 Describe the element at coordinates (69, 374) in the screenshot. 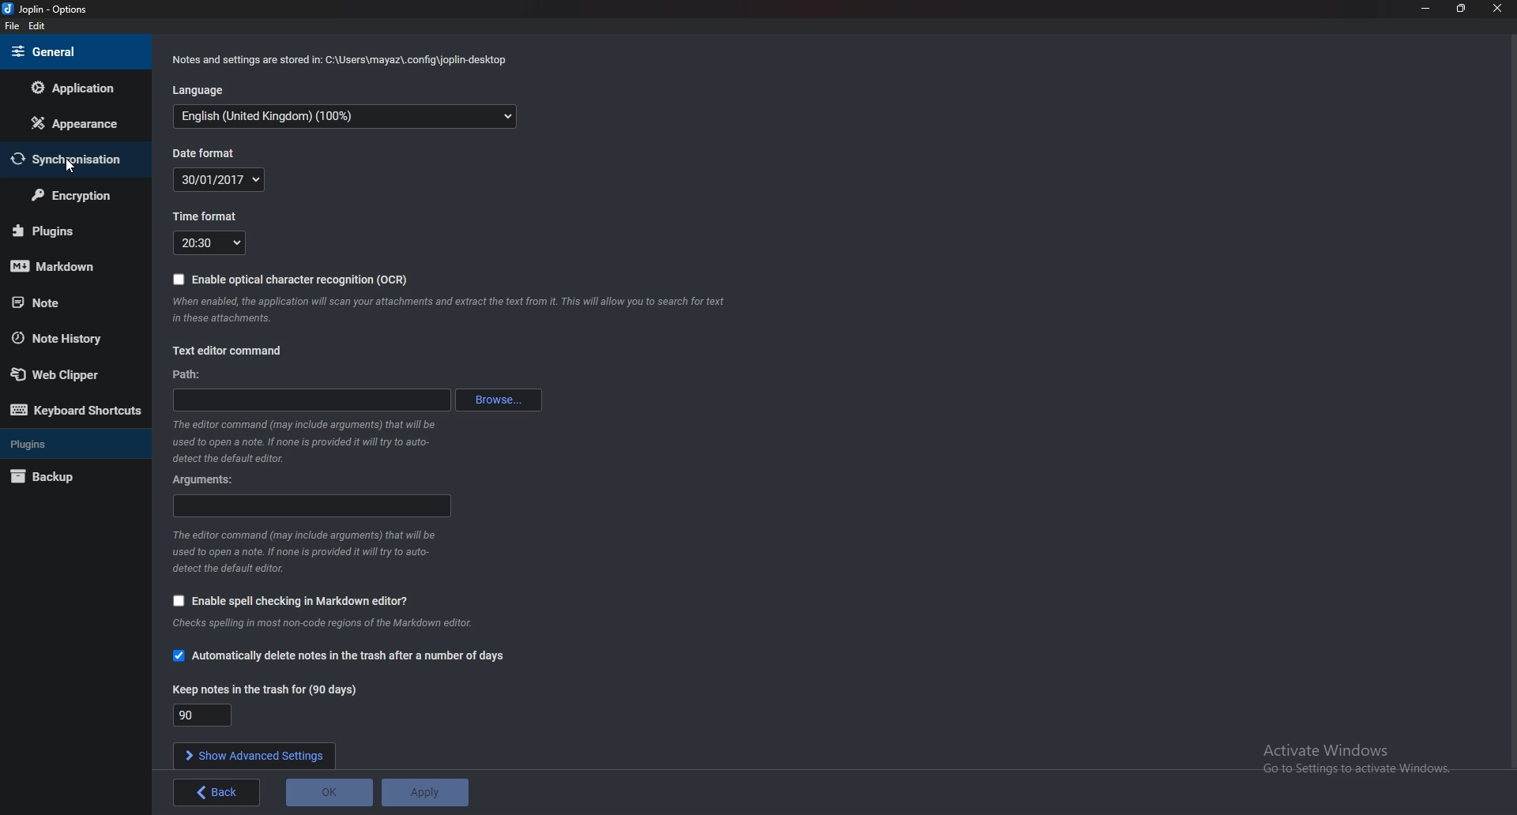

I see `web clipper` at that location.